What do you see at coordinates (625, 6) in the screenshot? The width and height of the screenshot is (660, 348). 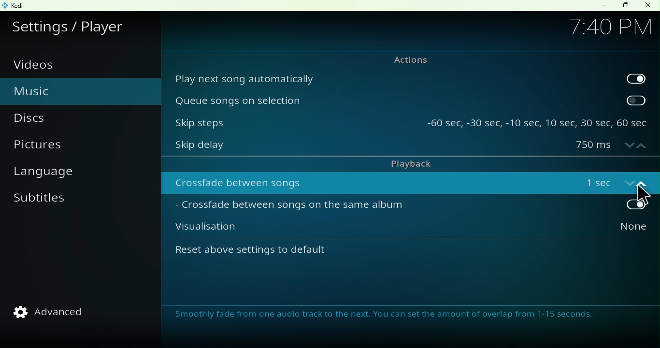 I see `Maximize` at bounding box center [625, 6].